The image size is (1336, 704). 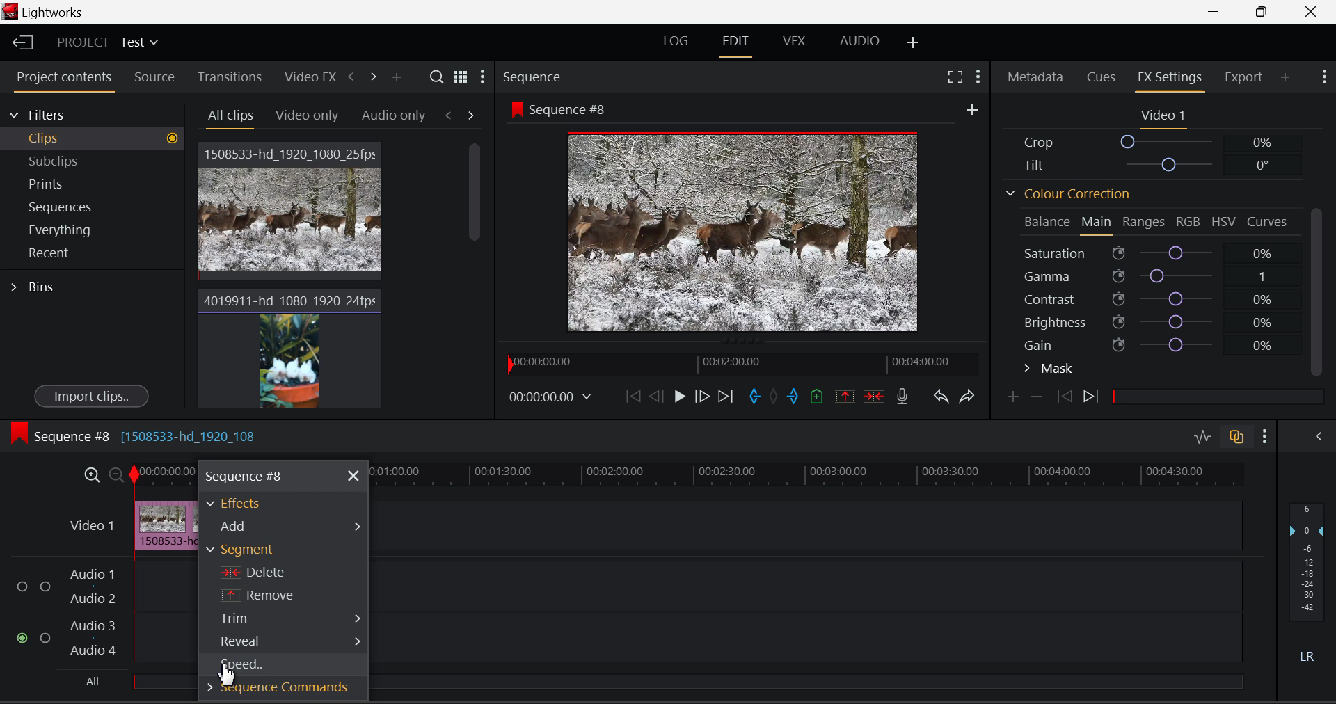 What do you see at coordinates (793, 41) in the screenshot?
I see `VFX` at bounding box center [793, 41].